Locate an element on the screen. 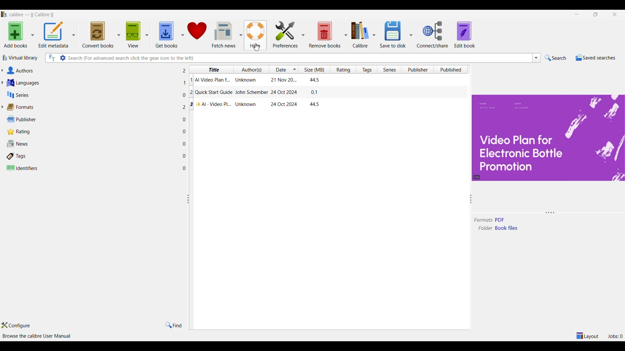 The height and width of the screenshot is (351, 625). Publisher column is located at coordinates (418, 70).